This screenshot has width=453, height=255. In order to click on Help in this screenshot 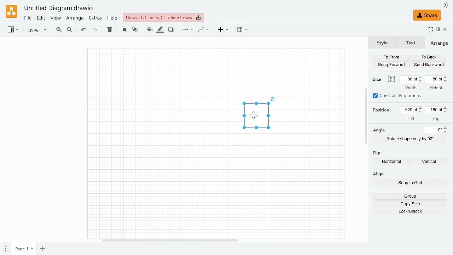, I will do `click(113, 18)`.